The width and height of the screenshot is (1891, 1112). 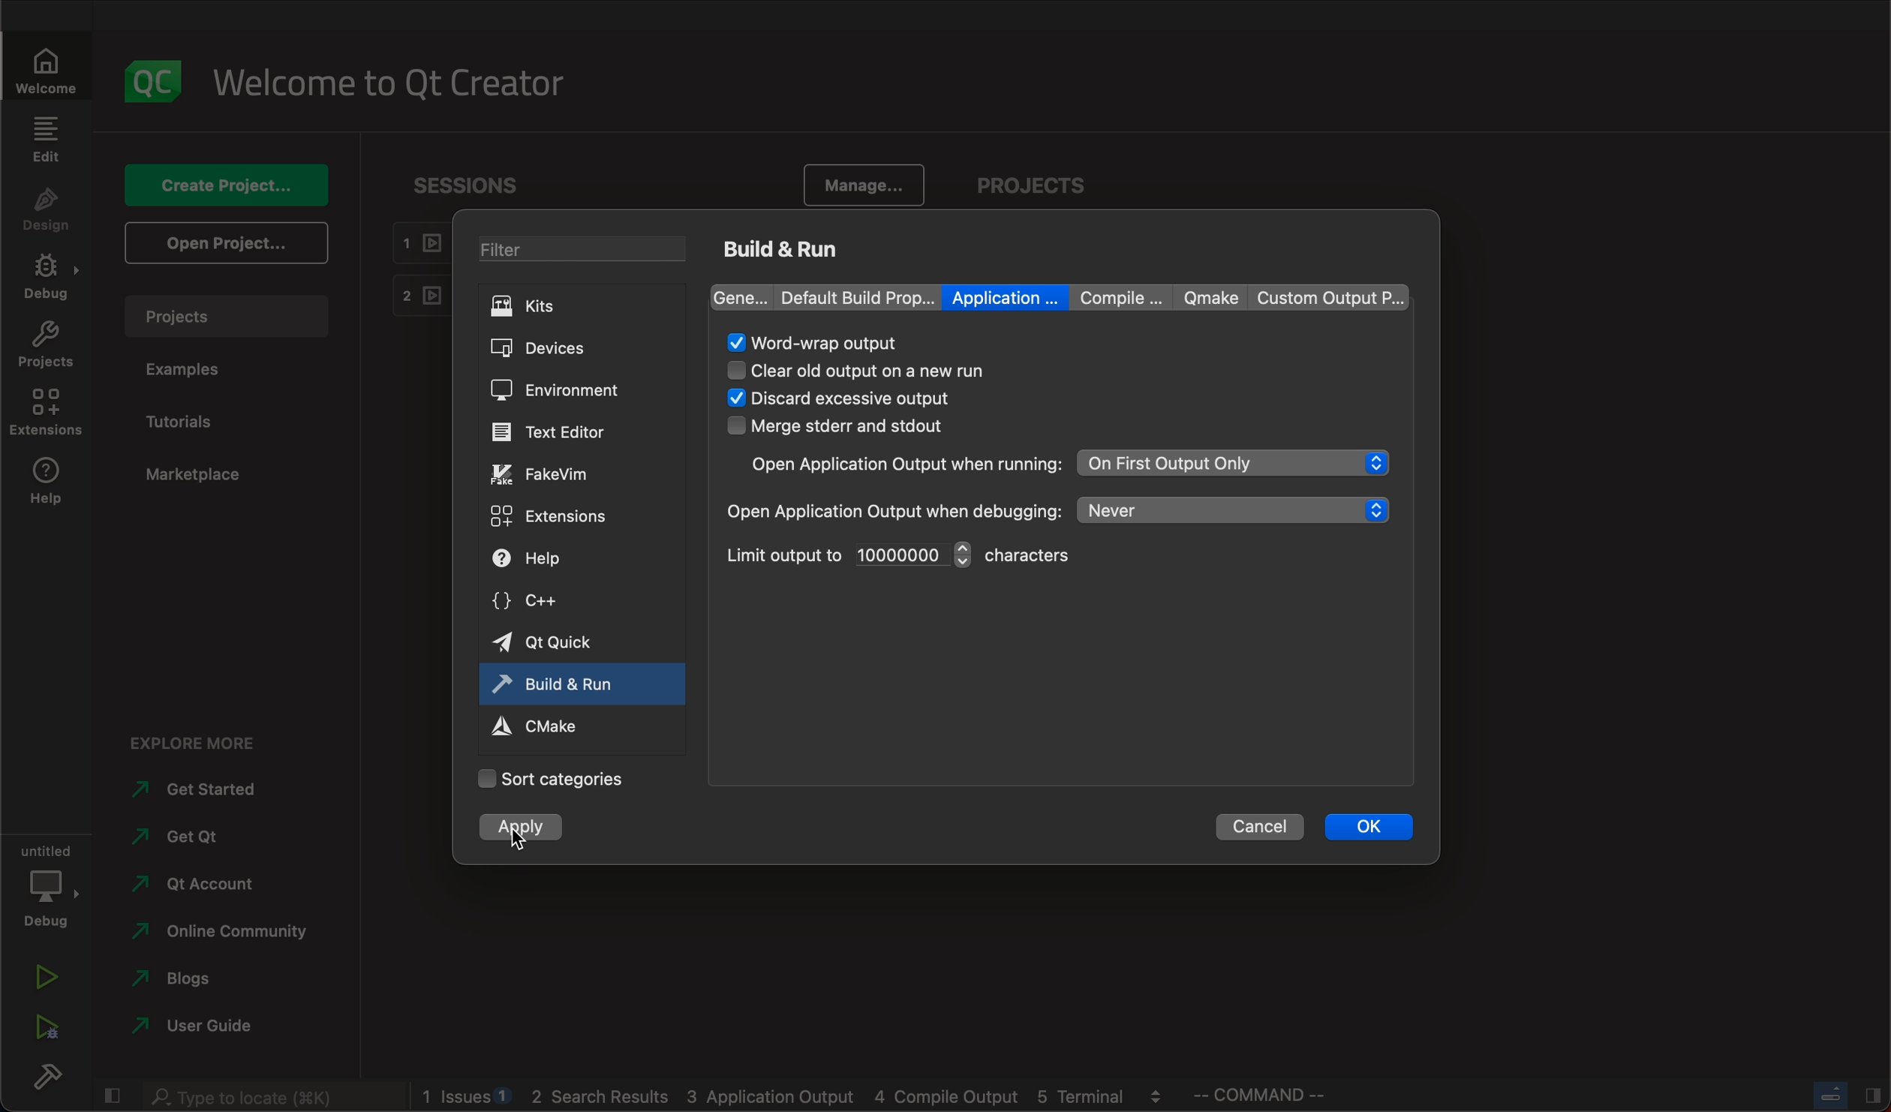 I want to click on logo, so click(x=151, y=78).